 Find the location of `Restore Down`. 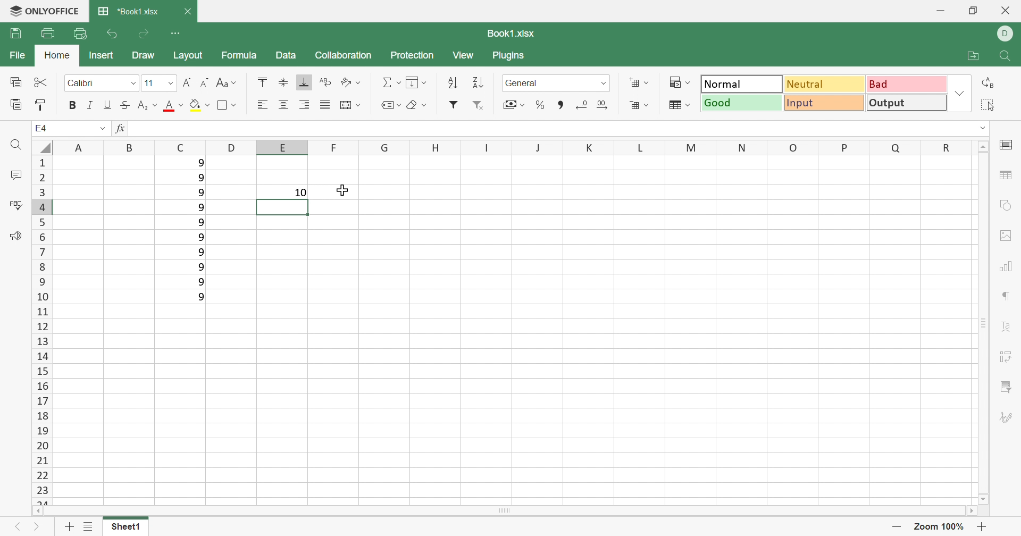

Restore Down is located at coordinates (972, 9).